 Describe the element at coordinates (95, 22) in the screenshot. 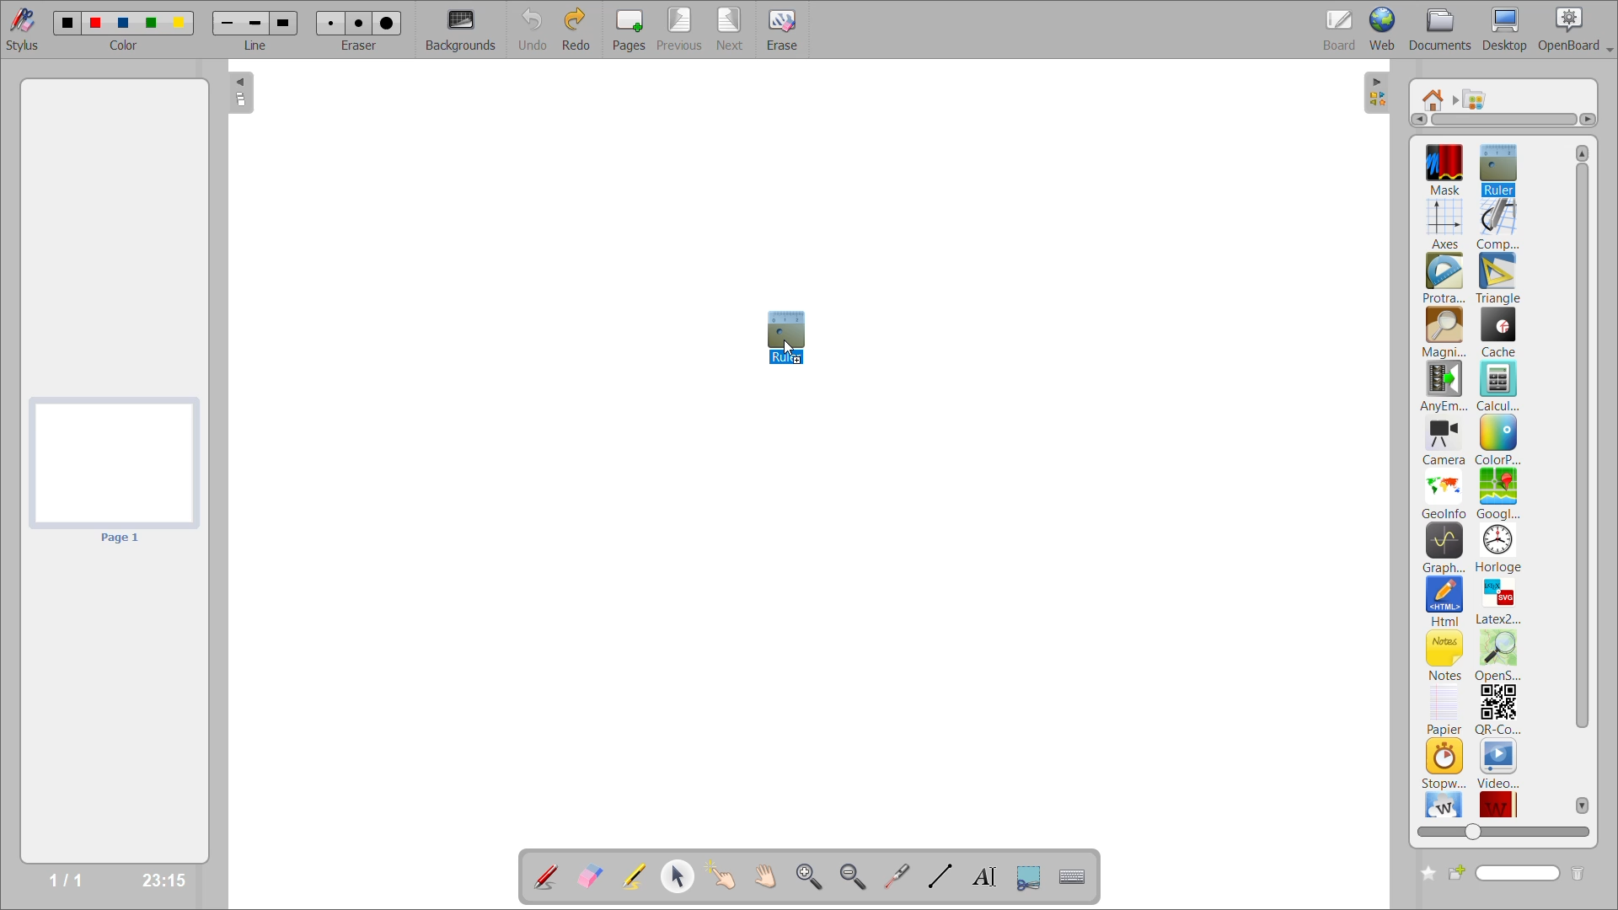

I see `color 2` at that location.